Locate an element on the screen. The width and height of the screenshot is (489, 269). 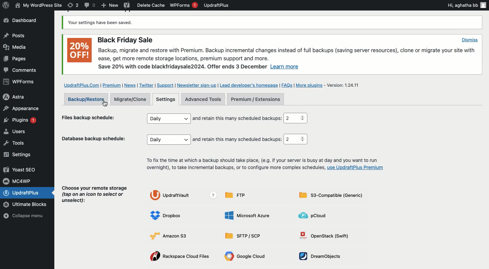
Appearance is located at coordinates (21, 108).